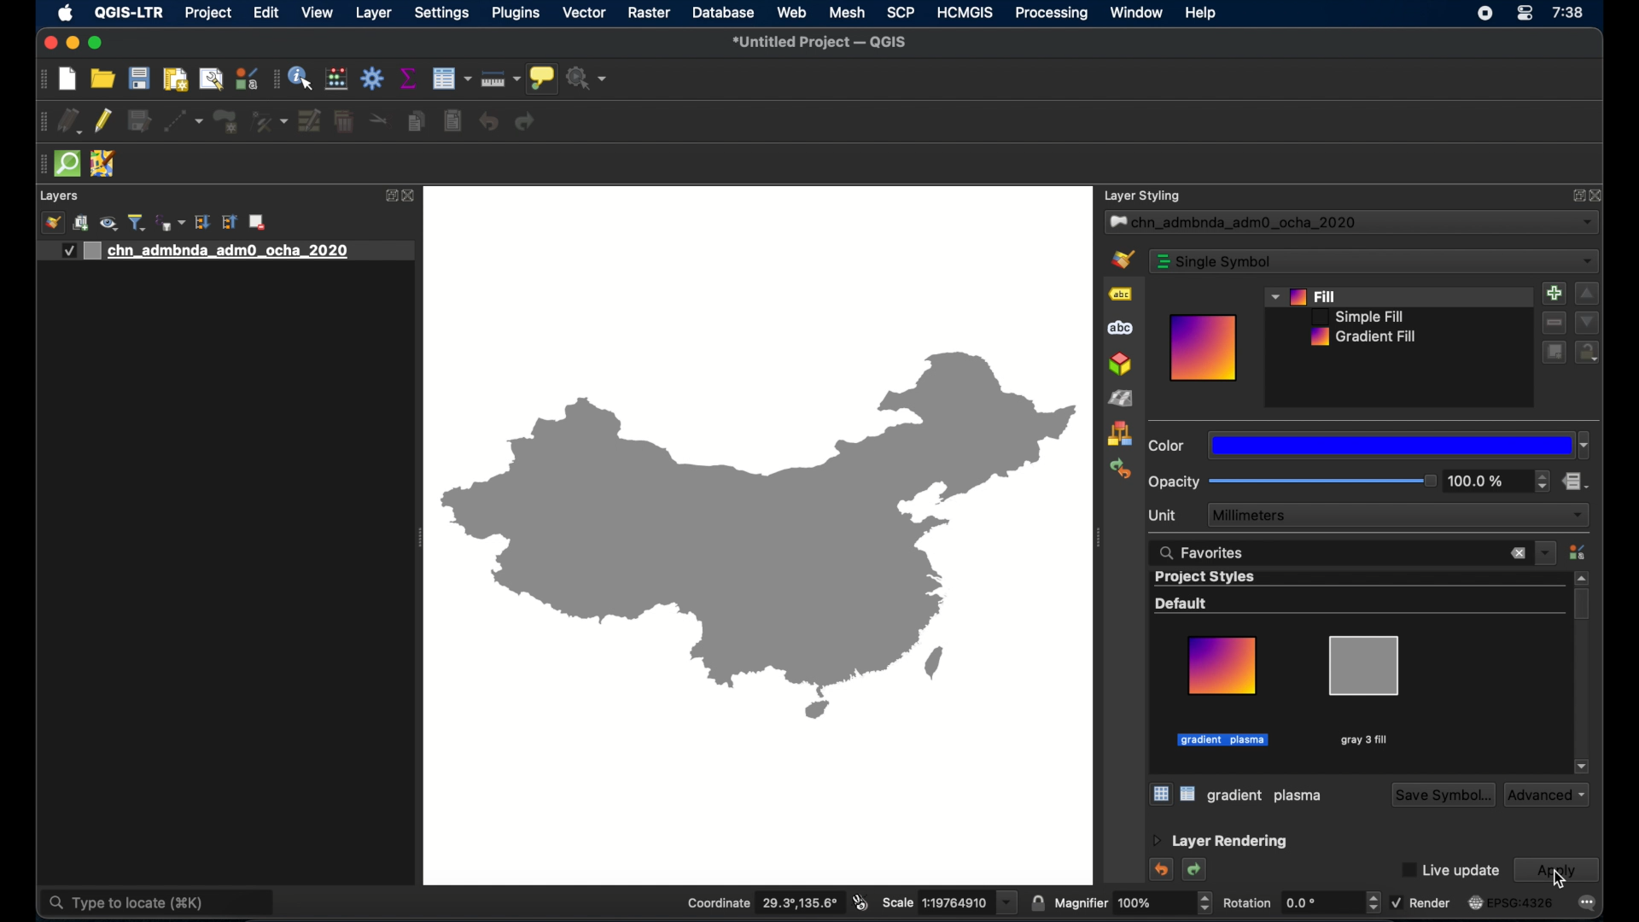 Image resolution: width=1639 pixels, height=922 pixels. I want to click on shading renderer, so click(1123, 400).